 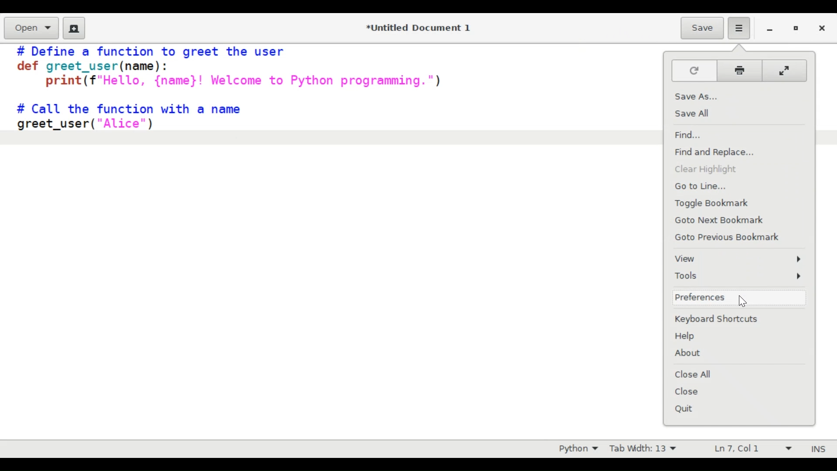 What do you see at coordinates (703, 27) in the screenshot?
I see `Save` at bounding box center [703, 27].